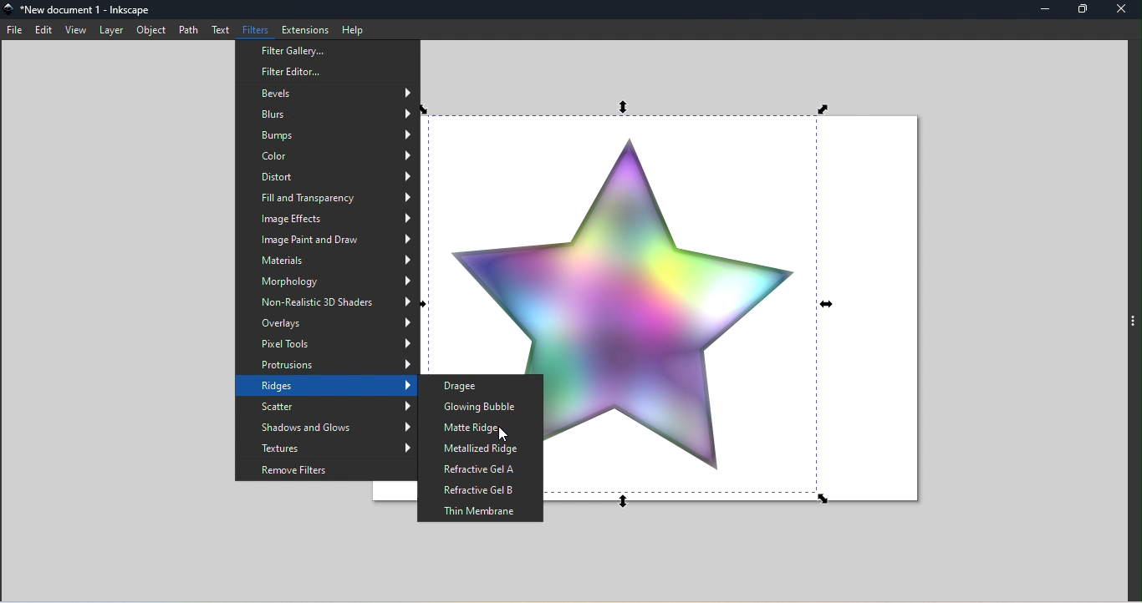 The height and width of the screenshot is (603, 1142). What do you see at coordinates (479, 386) in the screenshot?
I see `Dragee` at bounding box center [479, 386].